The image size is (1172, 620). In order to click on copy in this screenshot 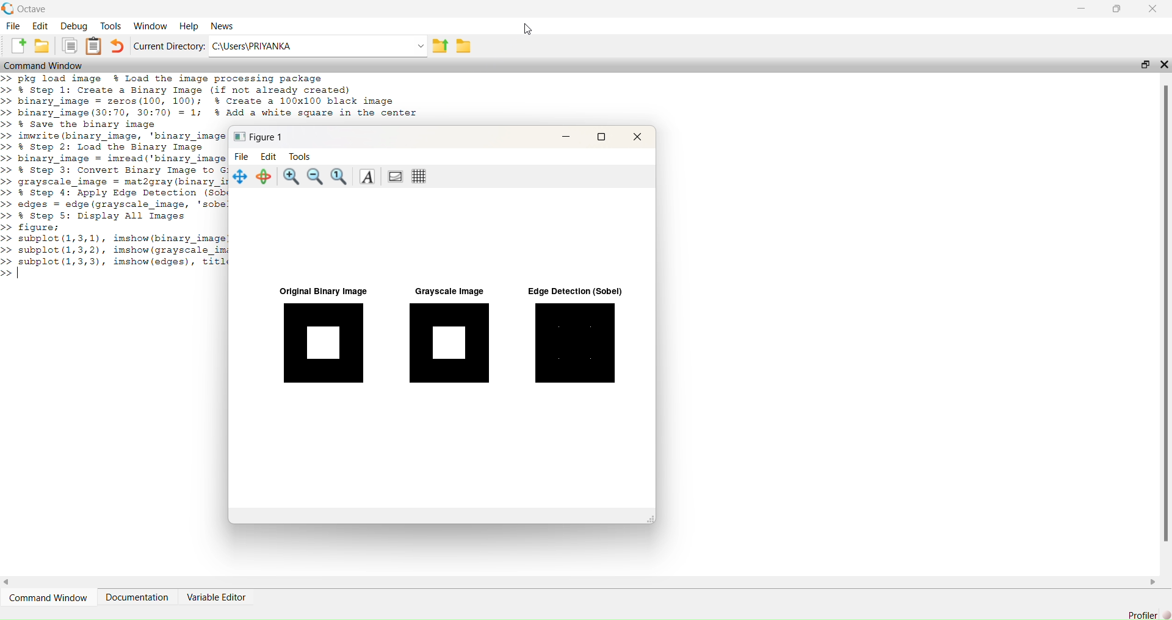, I will do `click(70, 46)`.